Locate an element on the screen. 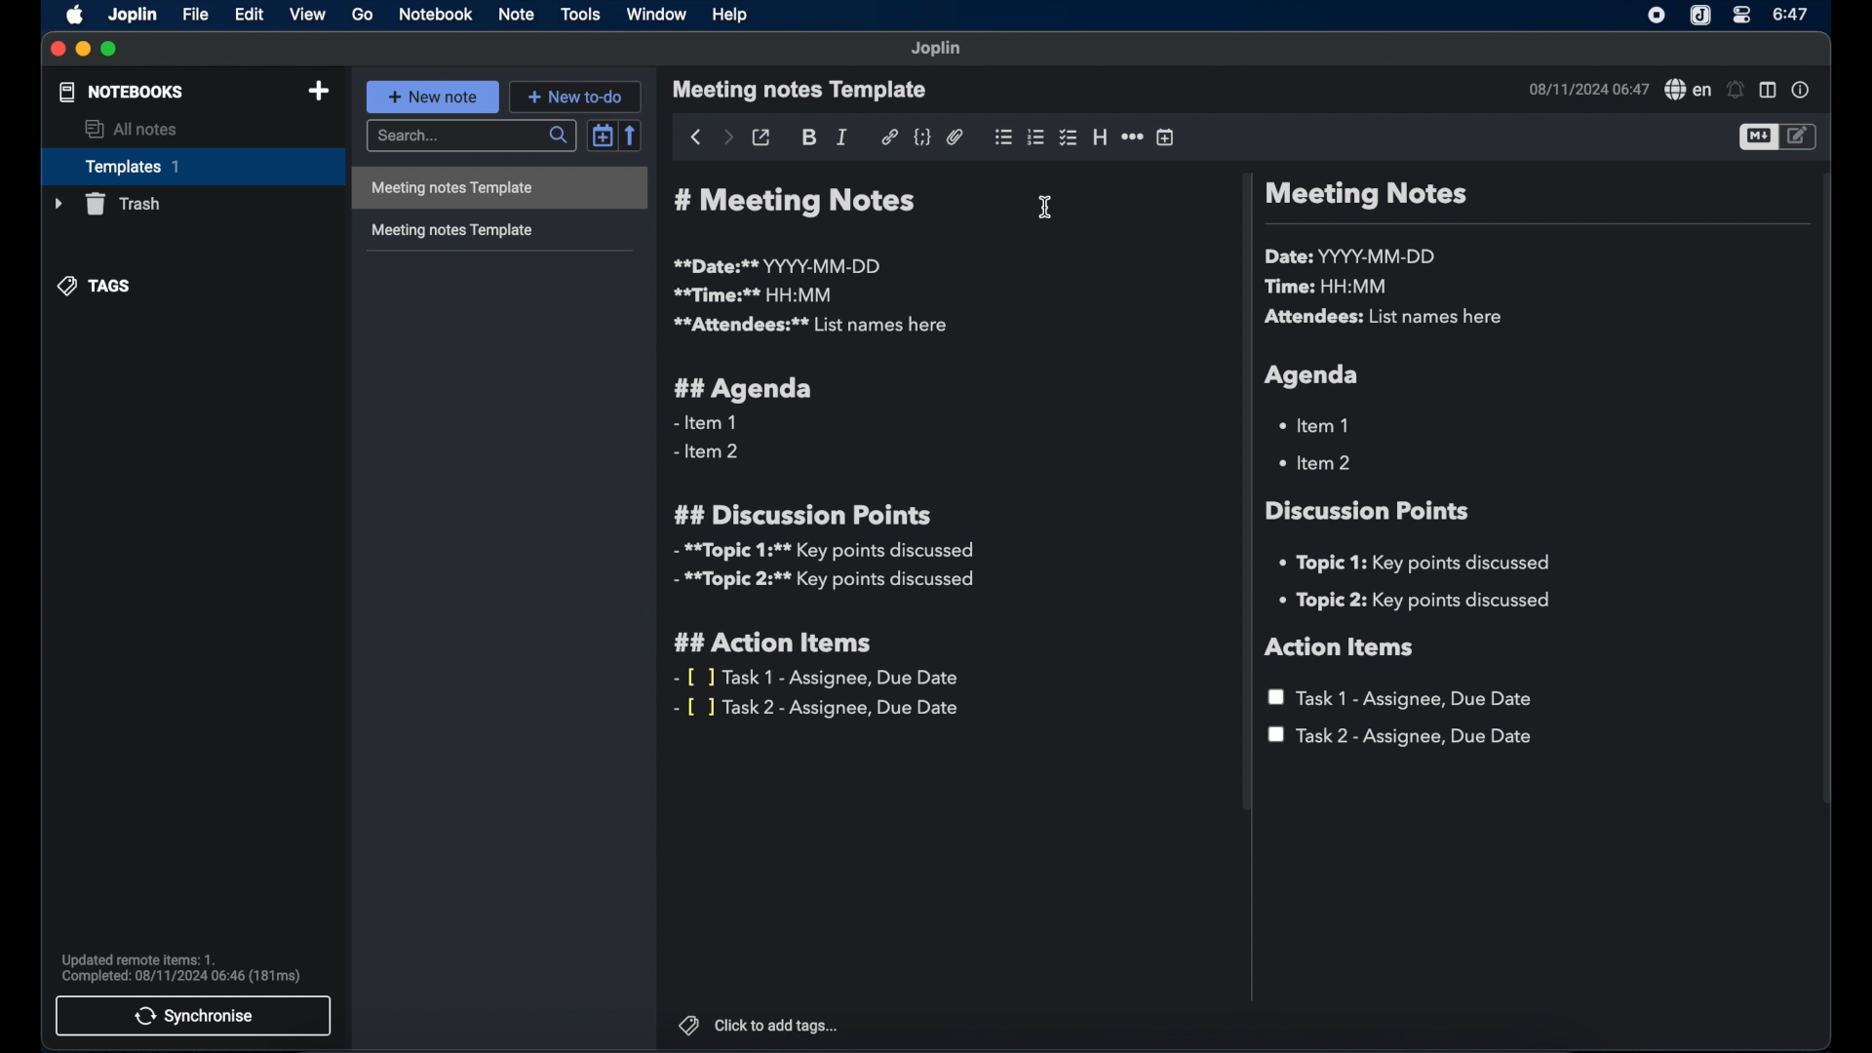 The width and height of the screenshot is (1872, 1053). screen recorder icon is located at coordinates (1657, 16).